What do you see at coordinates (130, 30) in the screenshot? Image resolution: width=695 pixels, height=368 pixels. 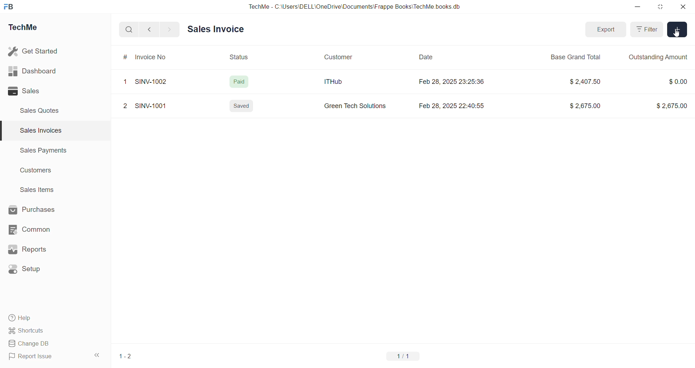 I see `Search buton` at bounding box center [130, 30].